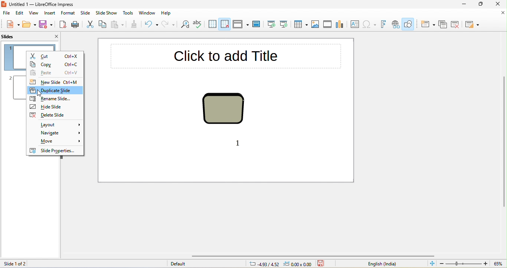 The image size is (507, 268). Describe the element at coordinates (76, 26) in the screenshot. I see `print` at that location.